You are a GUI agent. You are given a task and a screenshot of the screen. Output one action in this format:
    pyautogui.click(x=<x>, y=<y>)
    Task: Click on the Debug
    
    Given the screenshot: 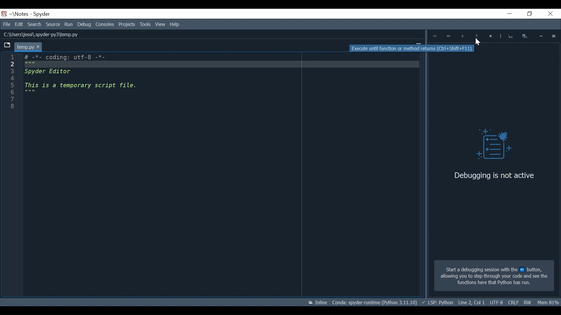 What is the action you would take?
    pyautogui.click(x=84, y=24)
    